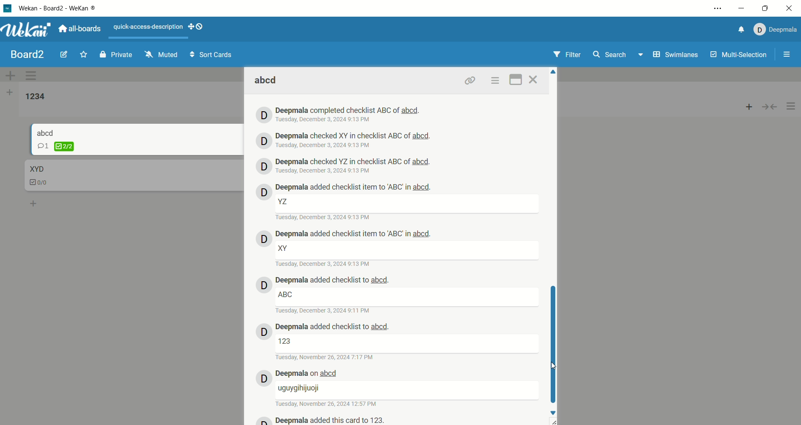 The image size is (801, 425). I want to click on card title, so click(36, 169).